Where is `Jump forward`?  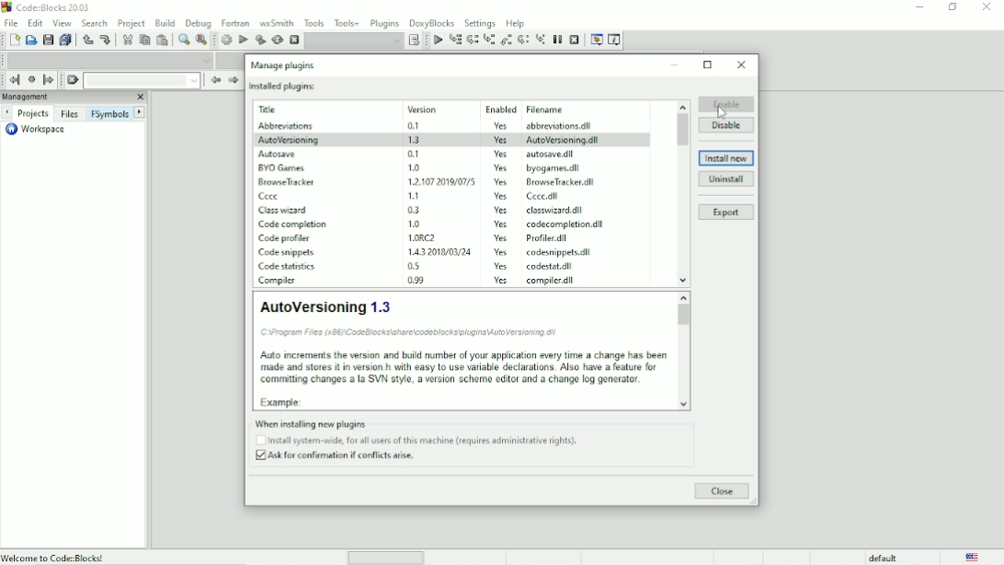
Jump forward is located at coordinates (49, 81).